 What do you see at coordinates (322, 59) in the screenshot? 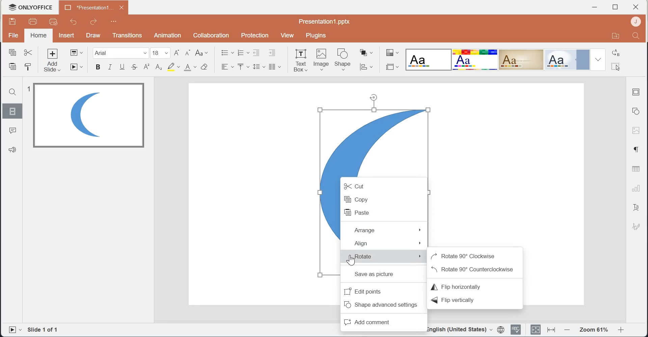
I see `Image` at bounding box center [322, 59].